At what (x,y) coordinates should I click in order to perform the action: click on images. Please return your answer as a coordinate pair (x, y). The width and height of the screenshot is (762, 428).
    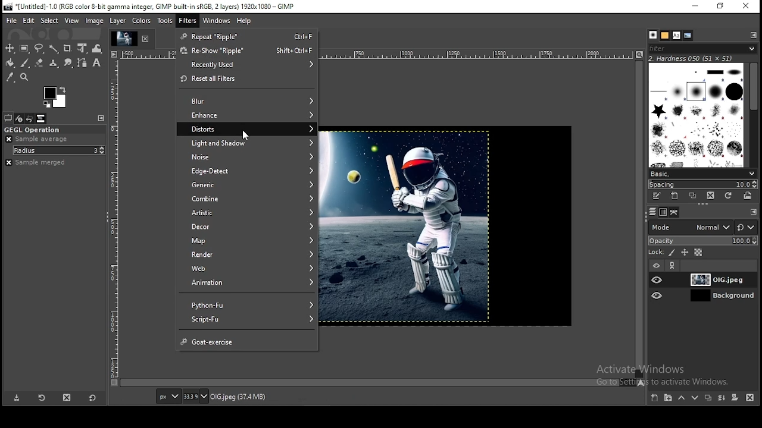
    Looking at the image, I should click on (41, 118).